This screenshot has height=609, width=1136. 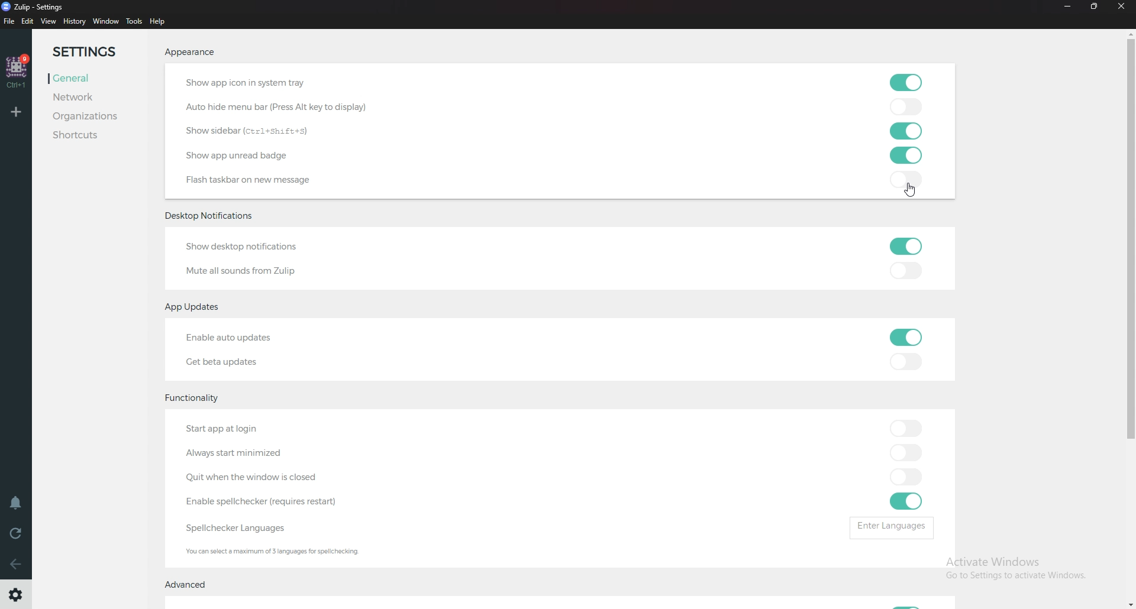 What do you see at coordinates (88, 96) in the screenshot?
I see `Network` at bounding box center [88, 96].